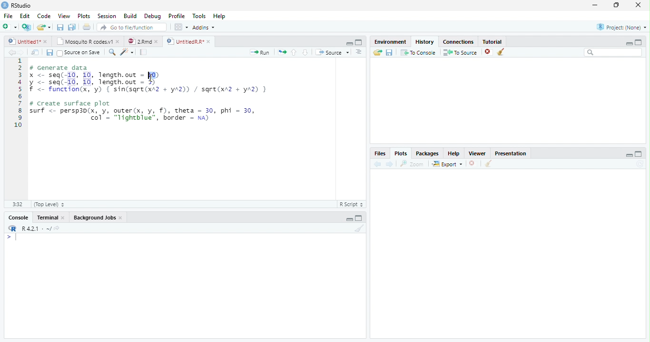 This screenshot has height=342, width=650. I want to click on Save current document, so click(49, 52).